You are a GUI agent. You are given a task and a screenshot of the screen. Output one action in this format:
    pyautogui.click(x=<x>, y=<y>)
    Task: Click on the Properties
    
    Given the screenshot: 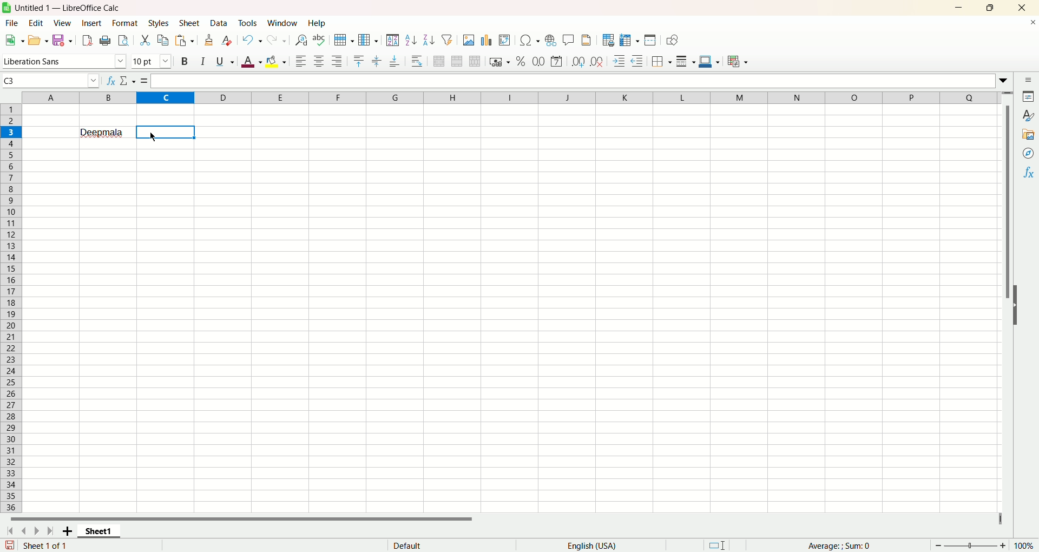 What is the action you would take?
    pyautogui.click(x=1029, y=97)
    